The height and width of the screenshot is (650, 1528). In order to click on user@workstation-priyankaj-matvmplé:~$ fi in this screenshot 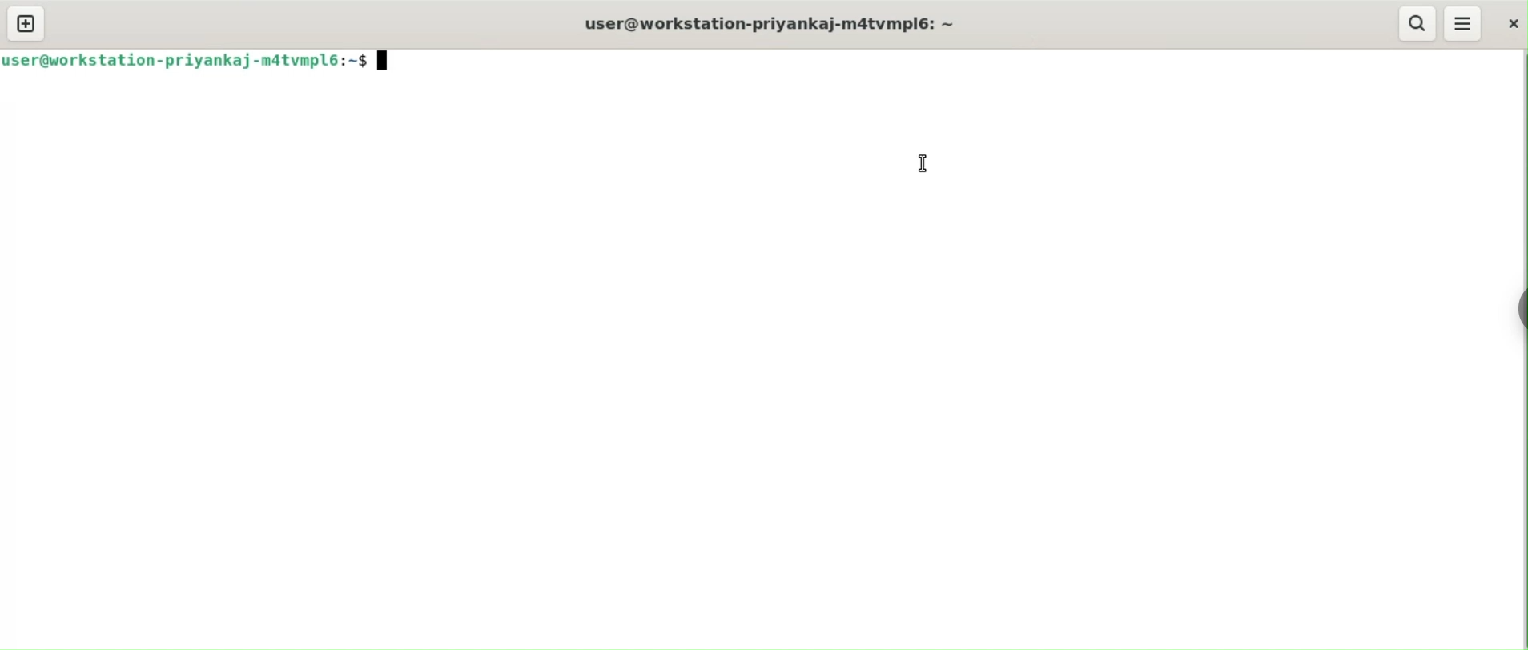, I will do `click(212, 58)`.